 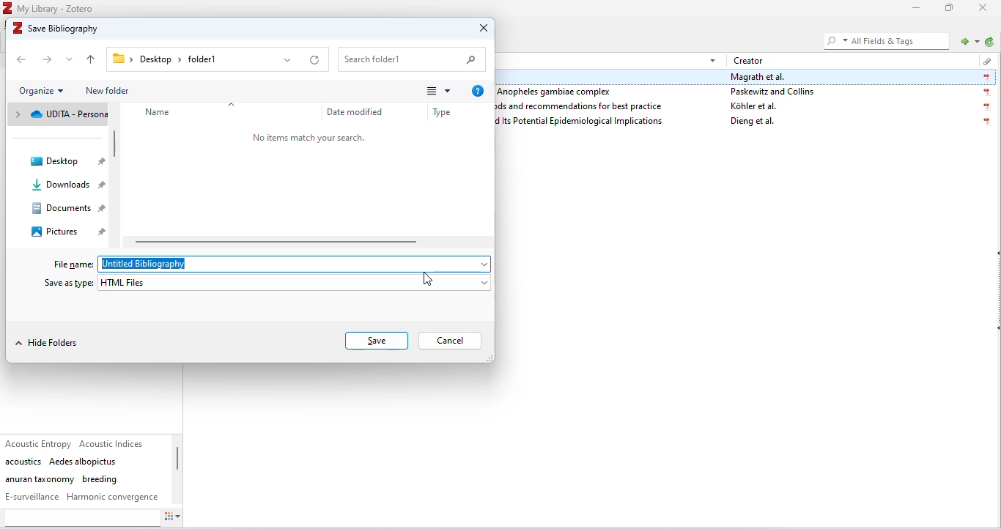 What do you see at coordinates (168, 114) in the screenshot?
I see `name` at bounding box center [168, 114].